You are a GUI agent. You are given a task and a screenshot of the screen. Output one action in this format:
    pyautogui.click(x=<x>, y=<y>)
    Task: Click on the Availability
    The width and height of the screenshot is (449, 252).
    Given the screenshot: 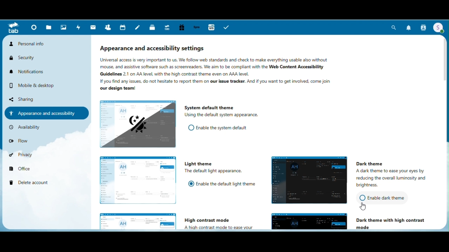 What is the action you would take?
    pyautogui.click(x=27, y=127)
    